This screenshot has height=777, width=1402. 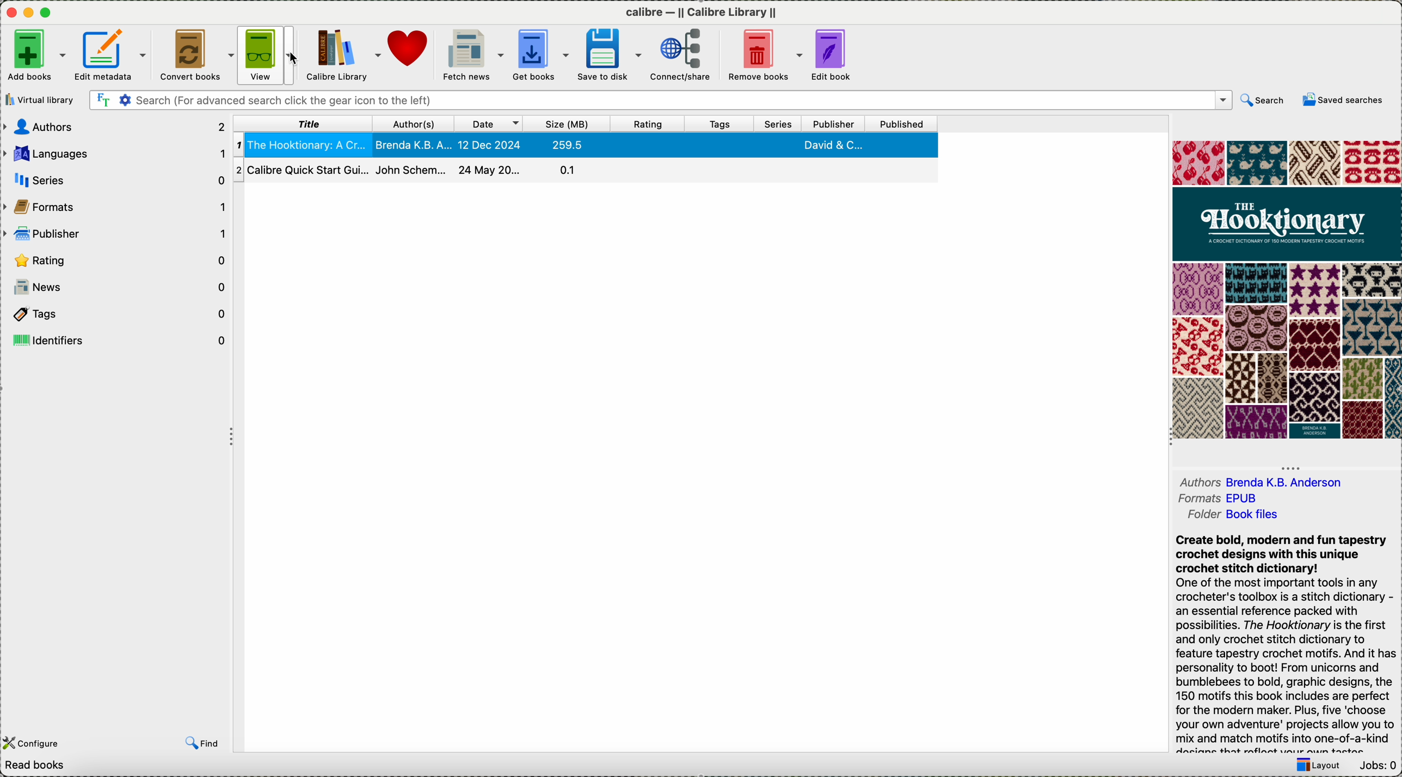 I want to click on data, so click(x=125, y=768).